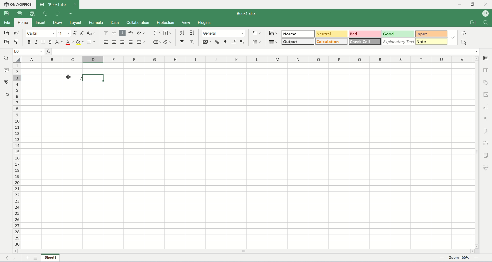 The height and width of the screenshot is (262, 492). What do you see at coordinates (398, 42) in the screenshot?
I see `explanatory text` at bounding box center [398, 42].